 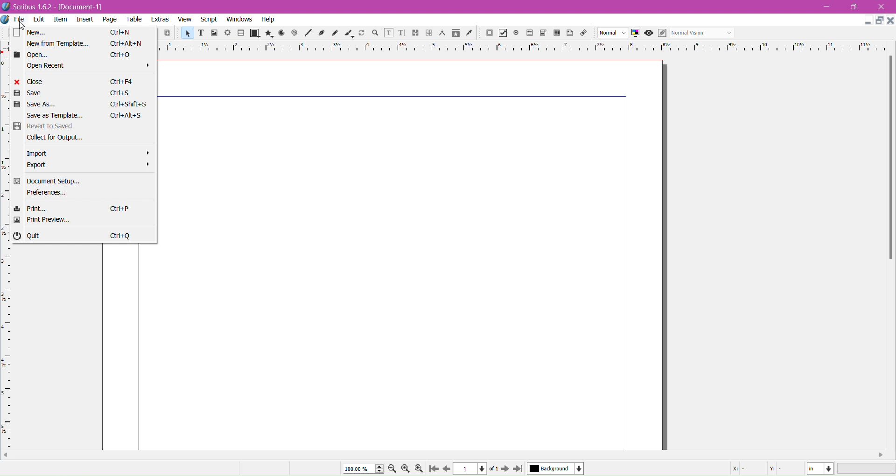 What do you see at coordinates (254, 33) in the screenshot?
I see `Shape` at bounding box center [254, 33].